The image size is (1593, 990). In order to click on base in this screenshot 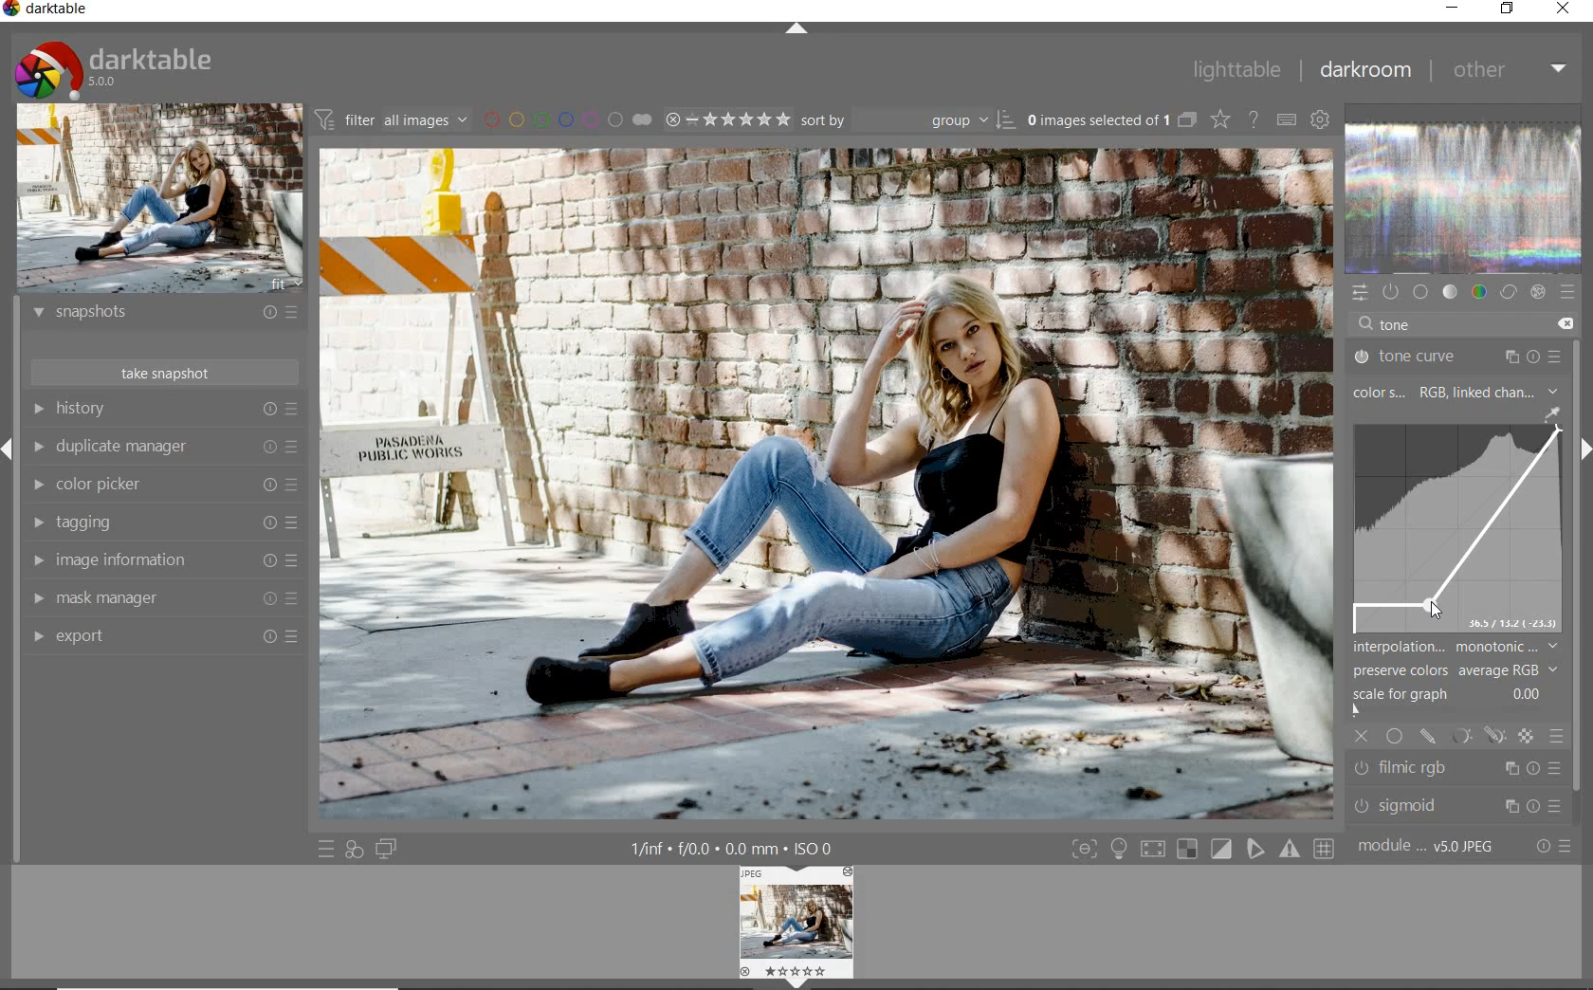, I will do `click(1422, 292)`.